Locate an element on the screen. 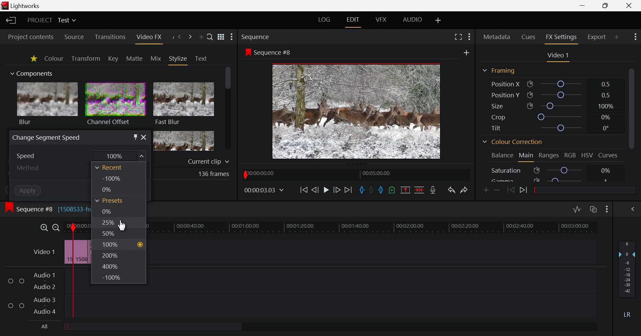 This screenshot has height=336, width=641. Mix is located at coordinates (156, 58).